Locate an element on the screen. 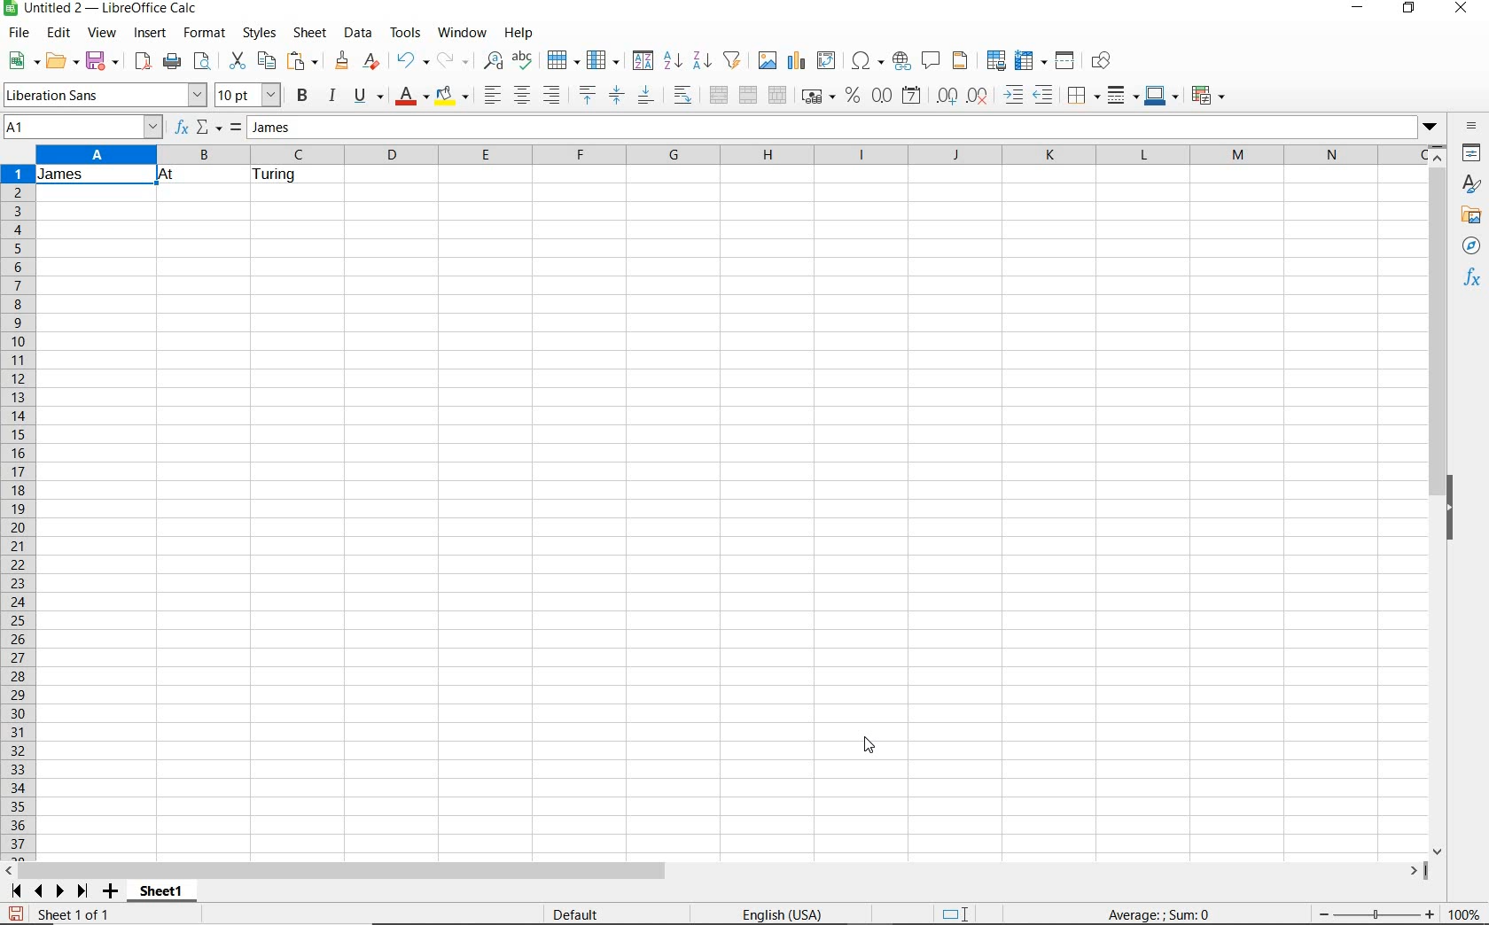 The image size is (1489, 925). Columns is located at coordinates (732, 154).